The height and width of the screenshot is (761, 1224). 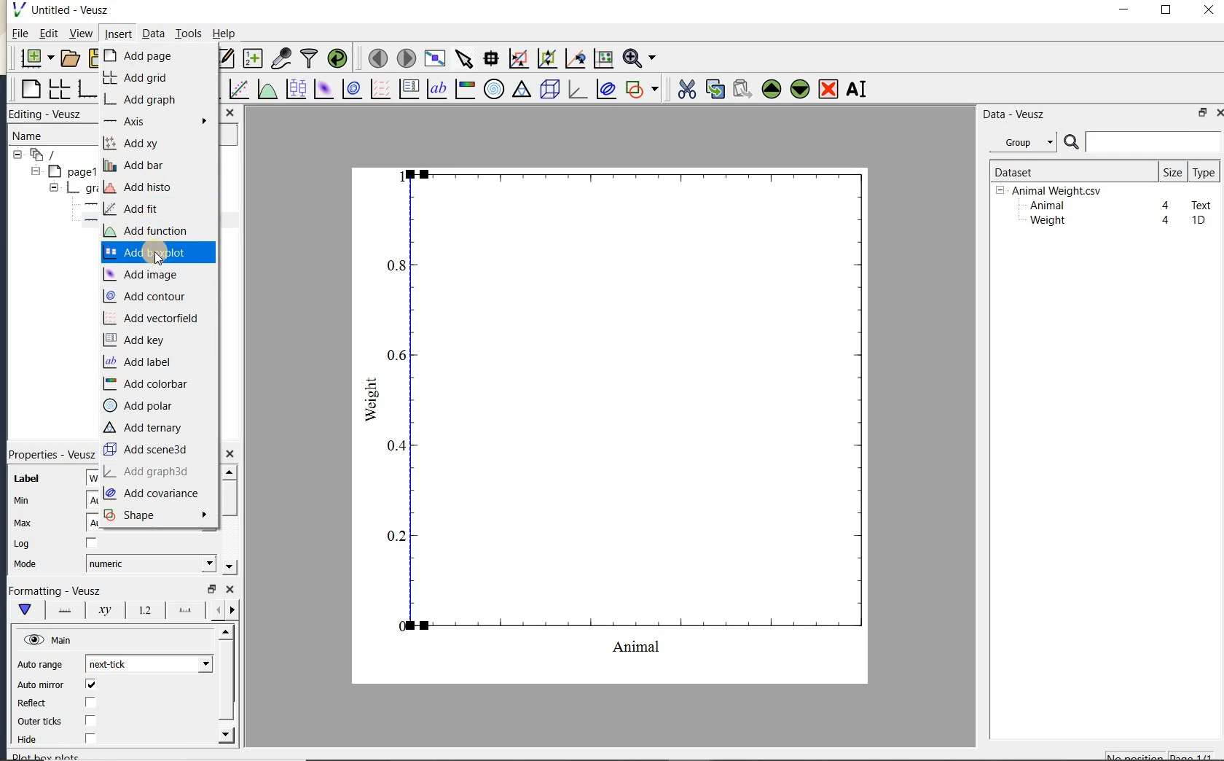 I want to click on add key, so click(x=137, y=338).